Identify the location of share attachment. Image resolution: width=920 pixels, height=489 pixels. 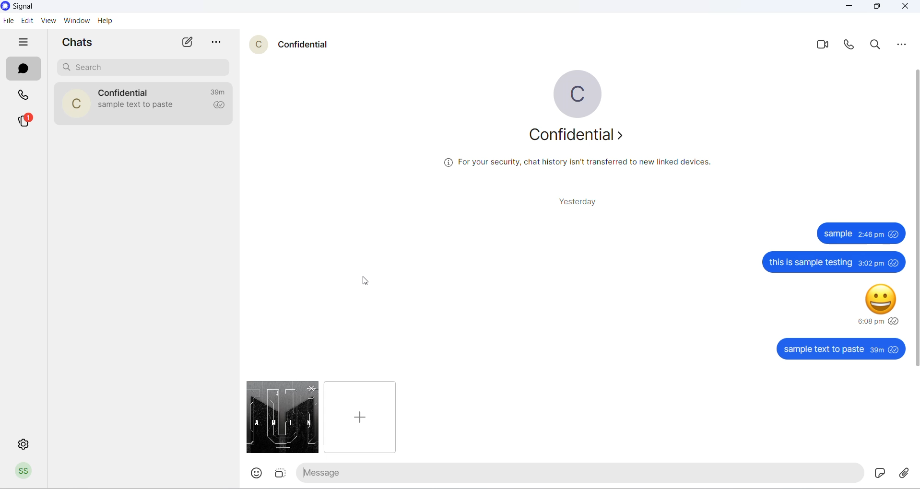
(905, 473).